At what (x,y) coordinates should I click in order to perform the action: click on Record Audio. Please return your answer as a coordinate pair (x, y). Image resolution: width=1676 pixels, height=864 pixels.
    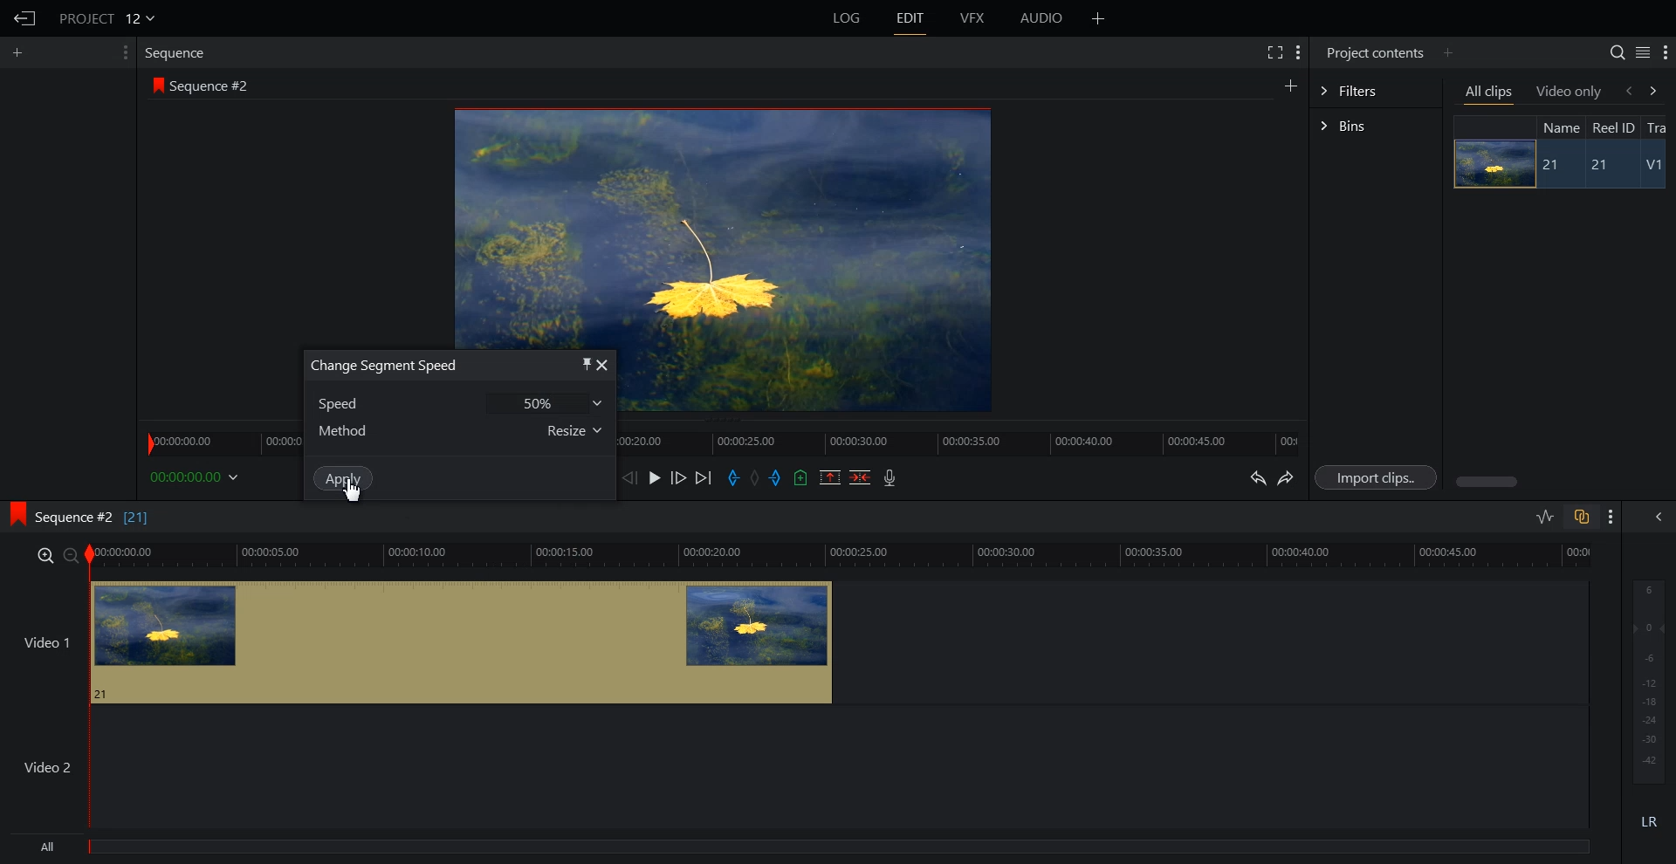
    Looking at the image, I should click on (888, 477).